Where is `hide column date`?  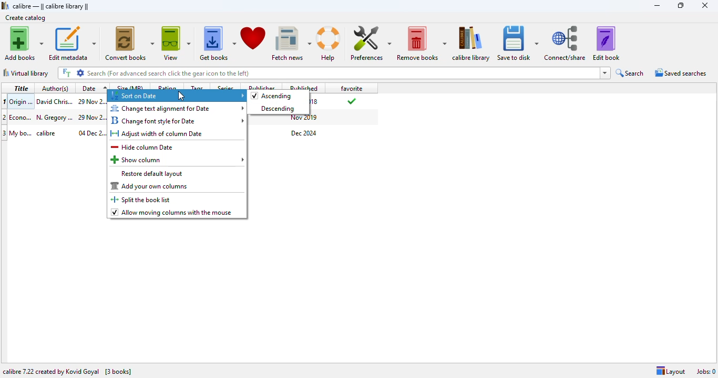
hide column date is located at coordinates (142, 147).